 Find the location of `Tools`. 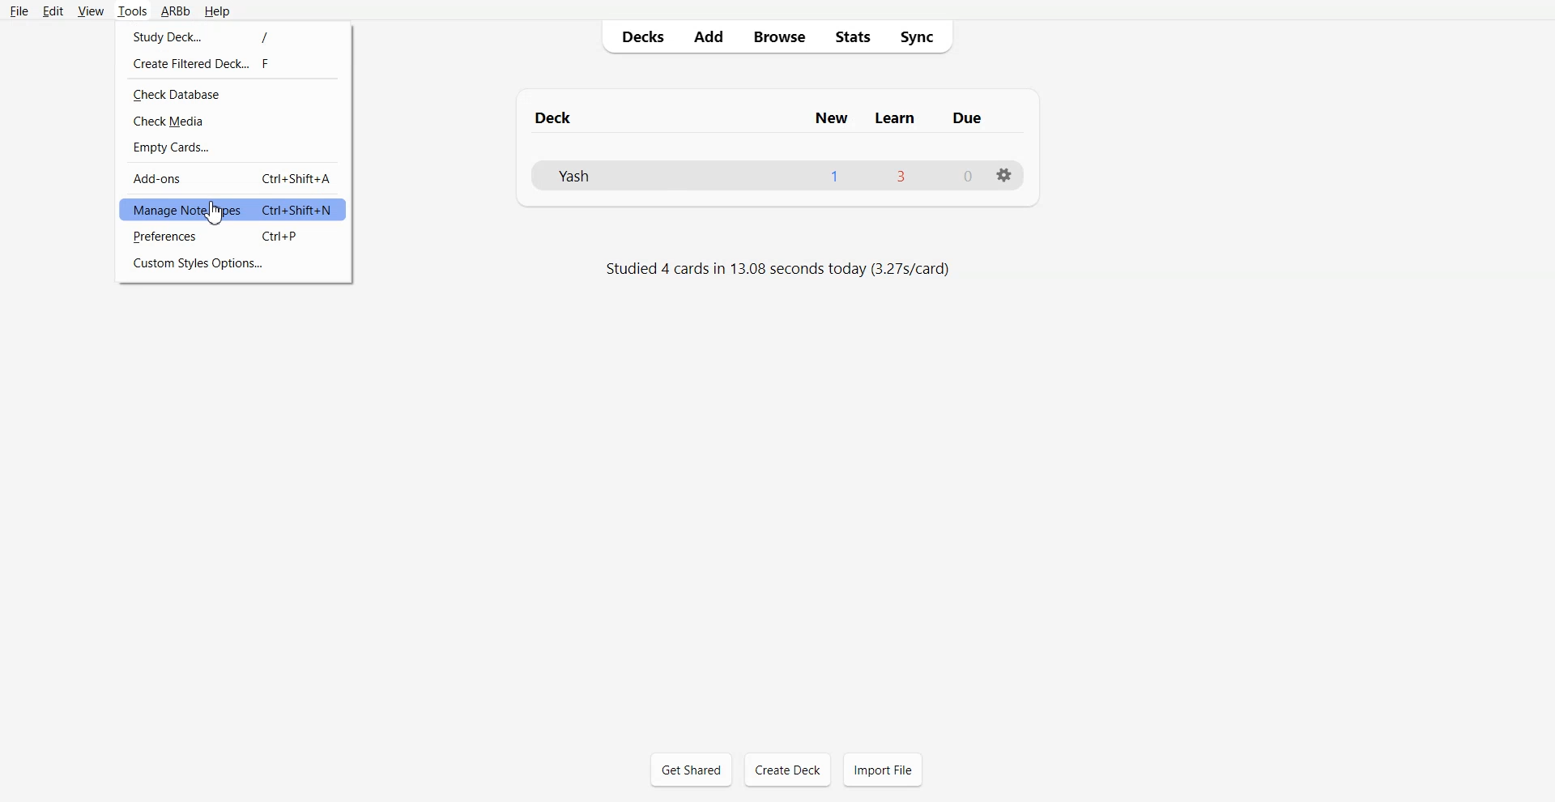

Tools is located at coordinates (132, 11).